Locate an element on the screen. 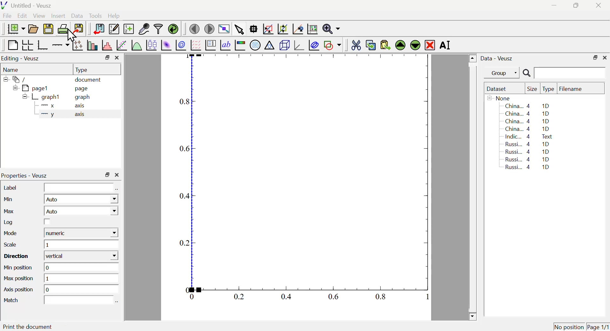 The height and width of the screenshot is (331, 610). Plot Box Plots is located at coordinates (151, 45).